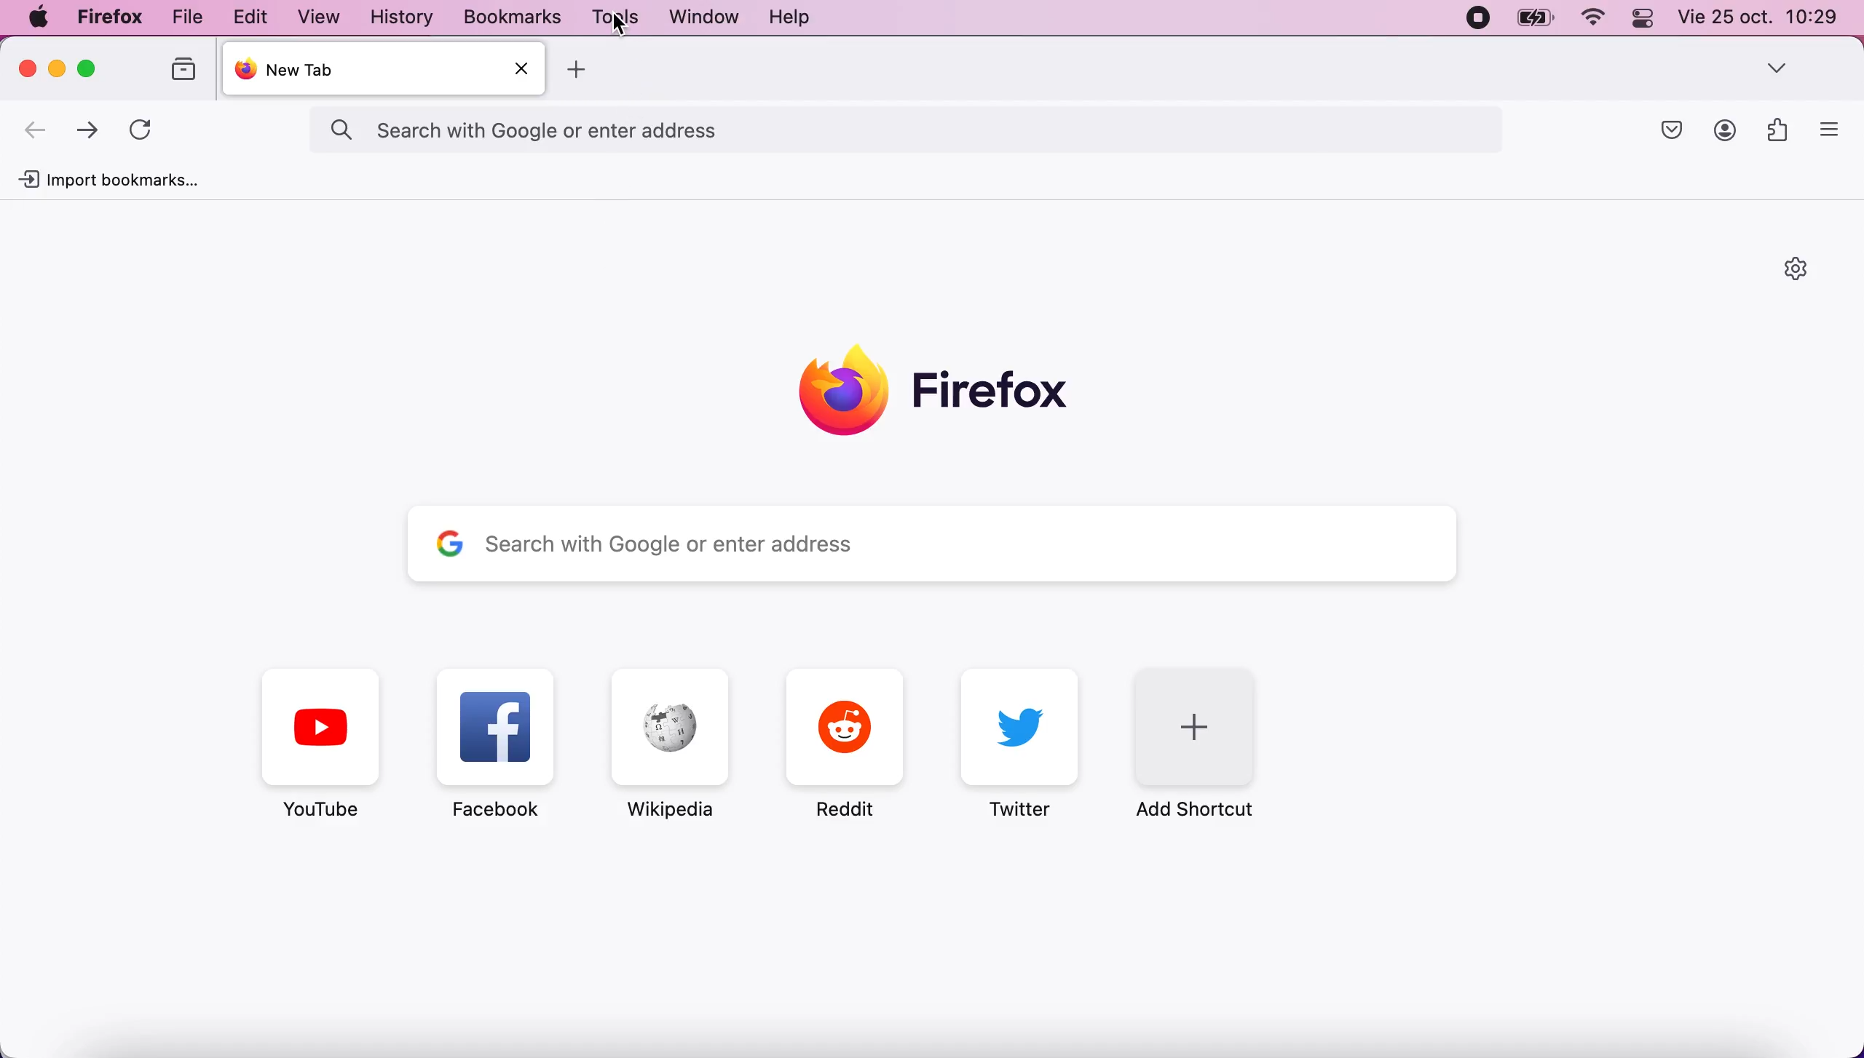 The height and width of the screenshot is (1058, 1864). Describe the element at coordinates (522, 68) in the screenshot. I see `Close` at that location.